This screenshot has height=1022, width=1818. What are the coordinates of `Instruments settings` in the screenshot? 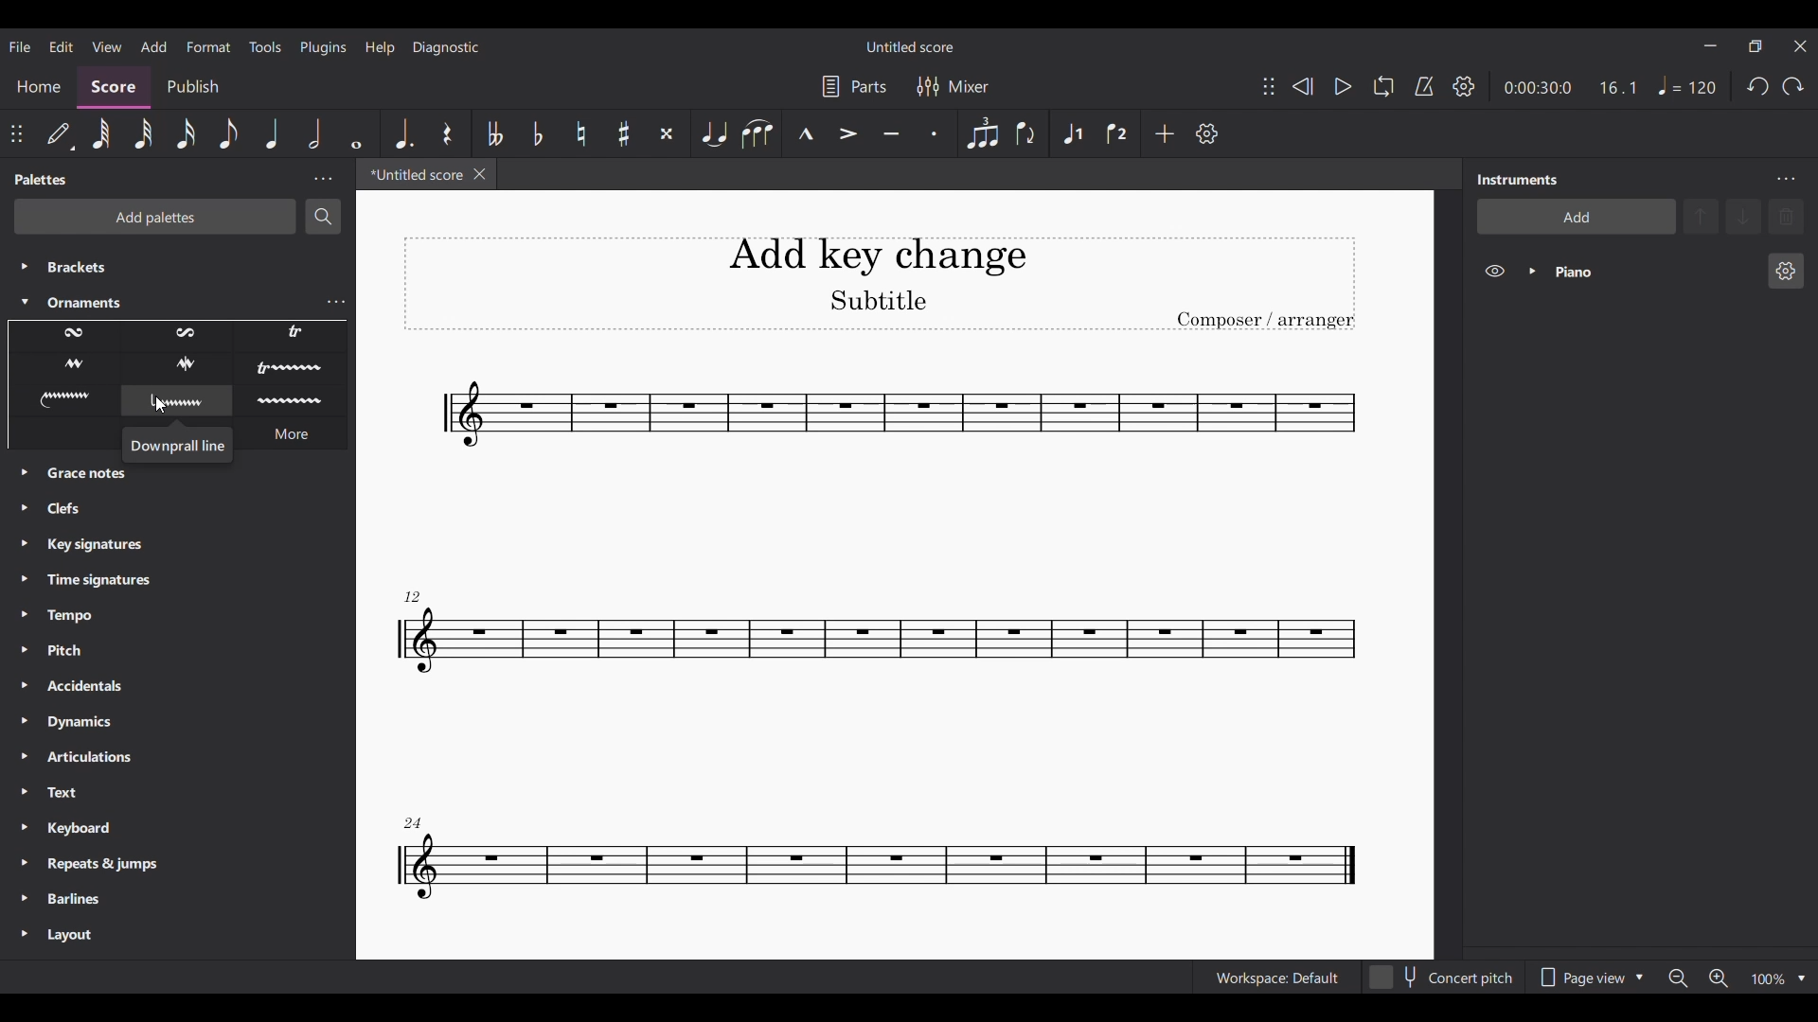 It's located at (1787, 180).